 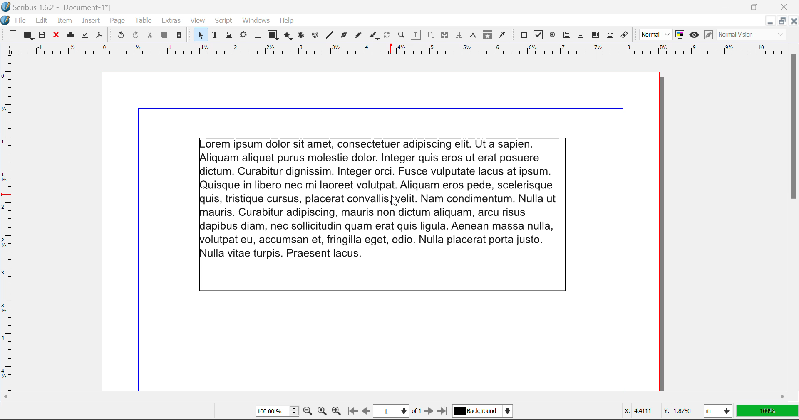 I want to click on Script, so click(x=224, y=21).